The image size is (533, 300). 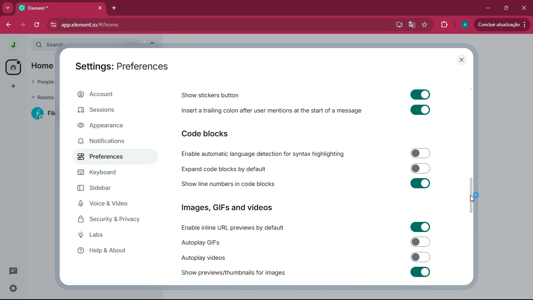 I want to click on forward, so click(x=22, y=25).